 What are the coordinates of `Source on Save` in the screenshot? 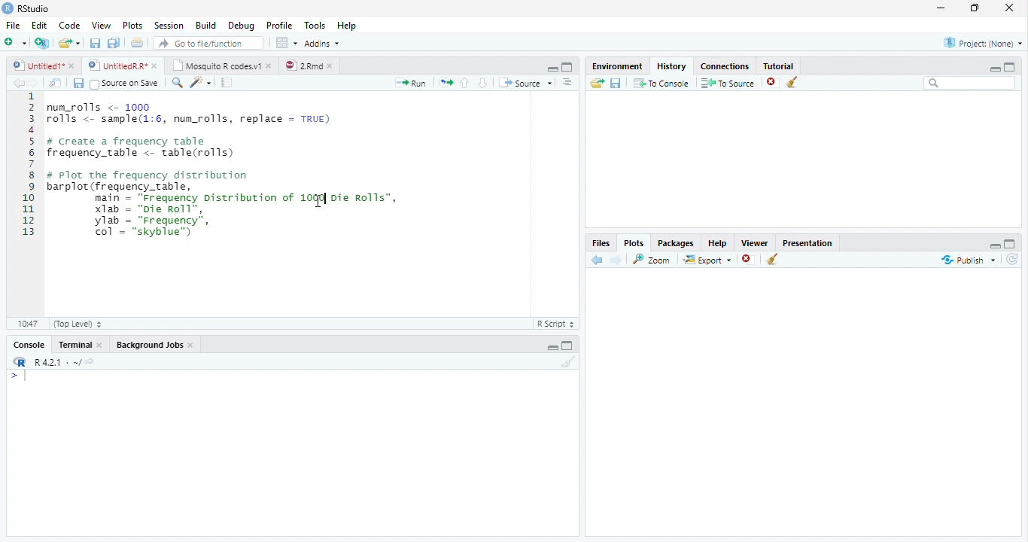 It's located at (124, 84).